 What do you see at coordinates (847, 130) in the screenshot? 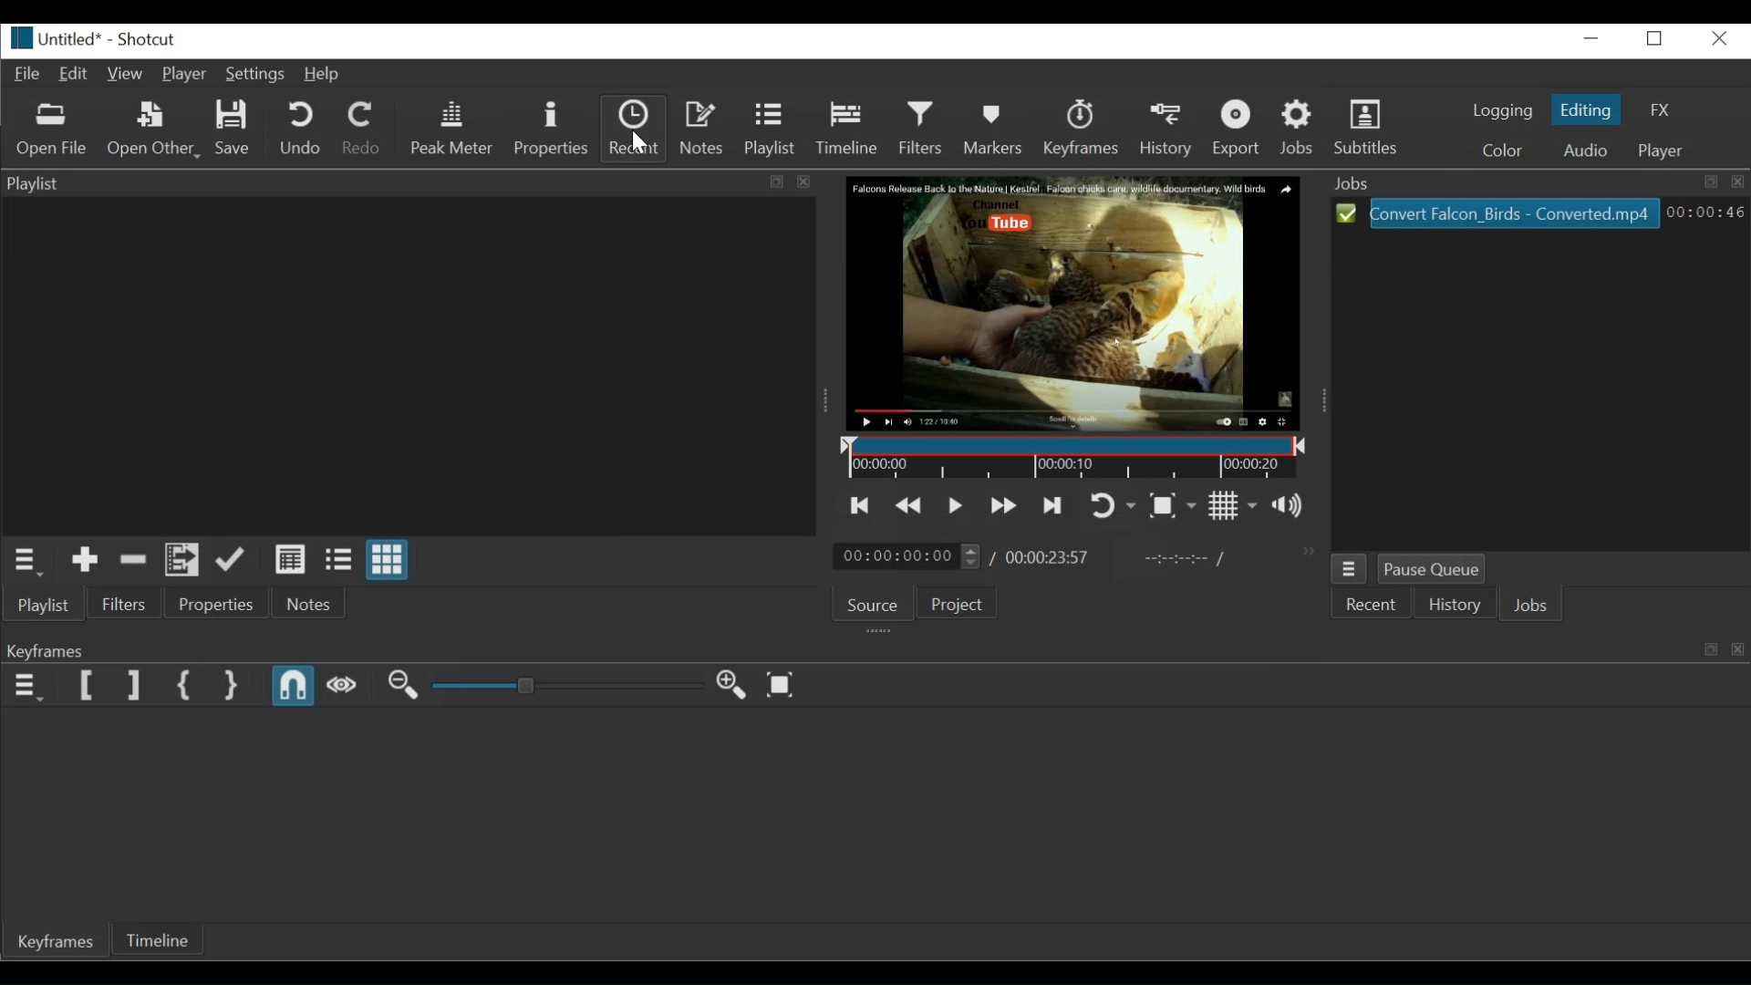
I see `Timeline` at bounding box center [847, 130].